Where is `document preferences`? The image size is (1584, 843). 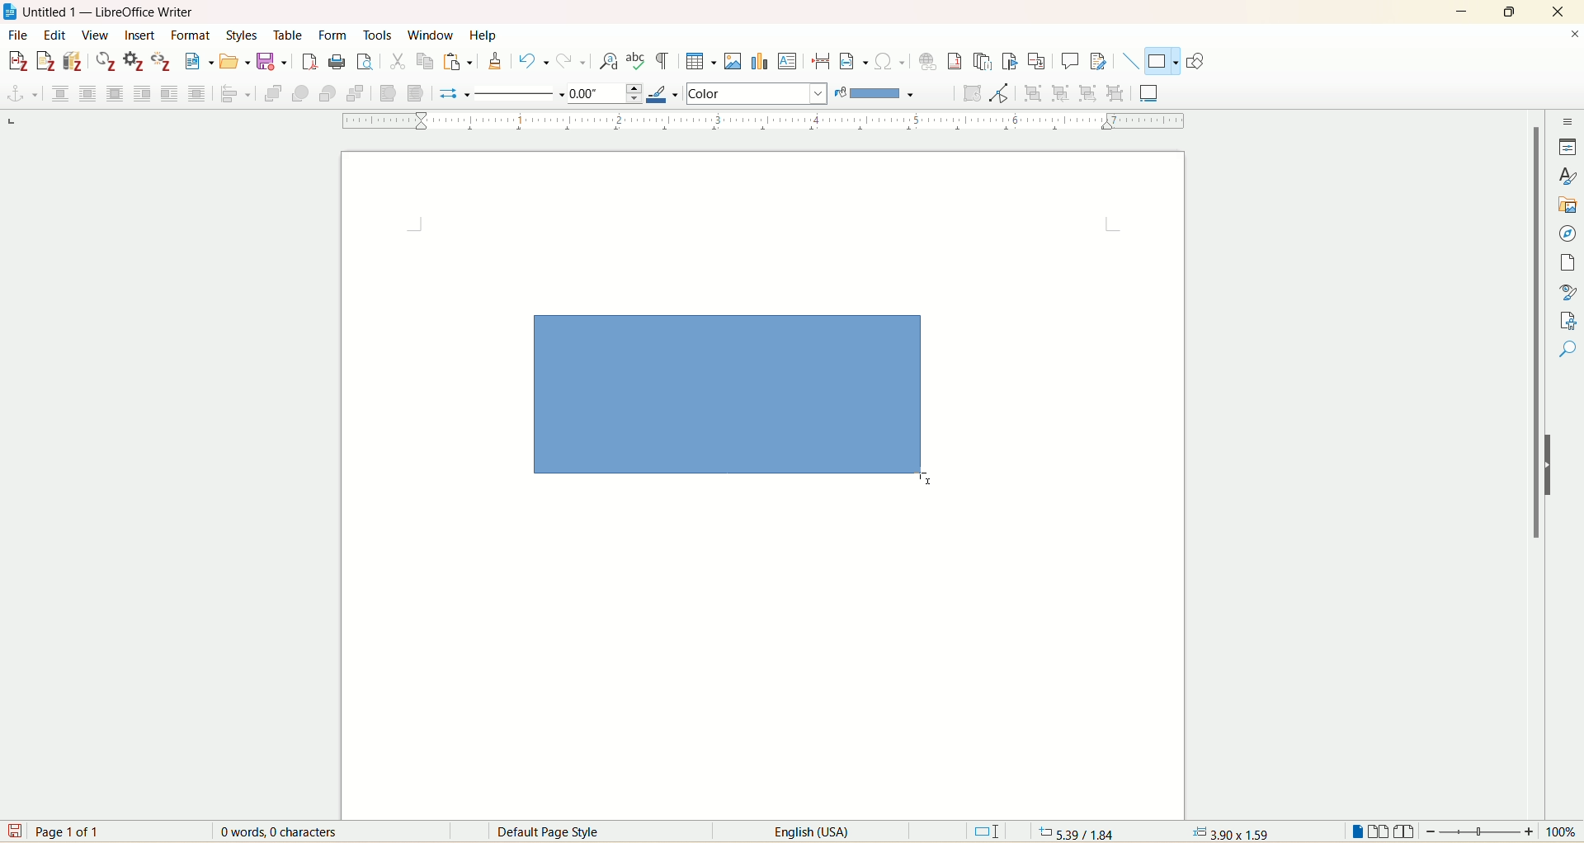 document preferences is located at coordinates (133, 61).